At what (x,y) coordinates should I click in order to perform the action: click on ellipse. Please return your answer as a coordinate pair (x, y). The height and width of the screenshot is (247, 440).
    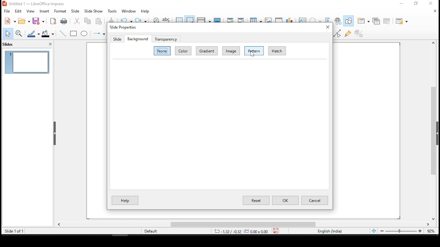
    Looking at the image, I should click on (85, 34).